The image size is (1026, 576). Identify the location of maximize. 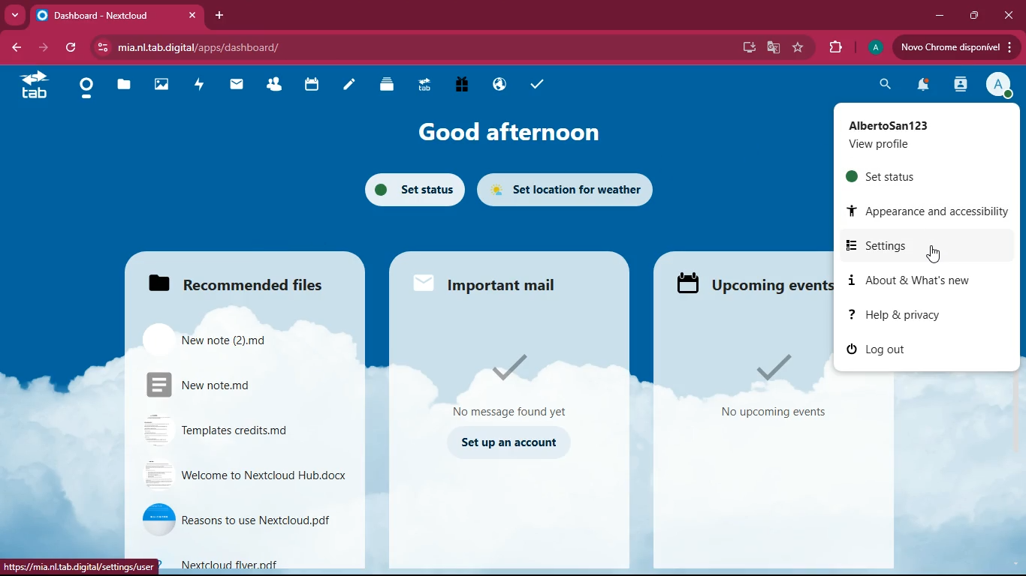
(970, 16).